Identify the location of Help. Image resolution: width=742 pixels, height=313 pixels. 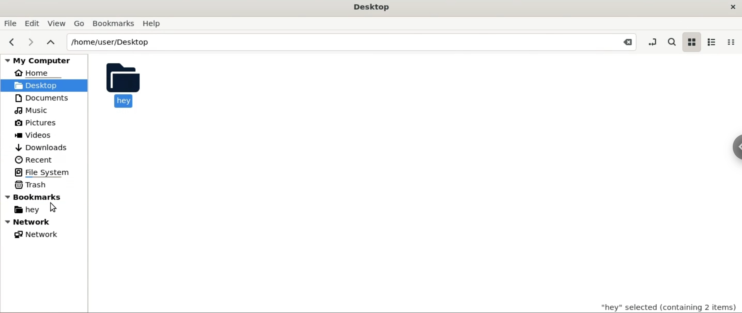
(154, 24).